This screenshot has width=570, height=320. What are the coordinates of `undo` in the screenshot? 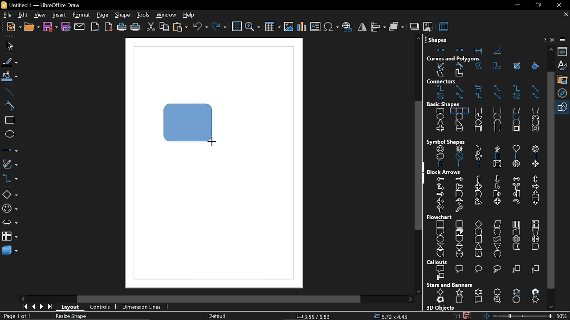 It's located at (200, 28).